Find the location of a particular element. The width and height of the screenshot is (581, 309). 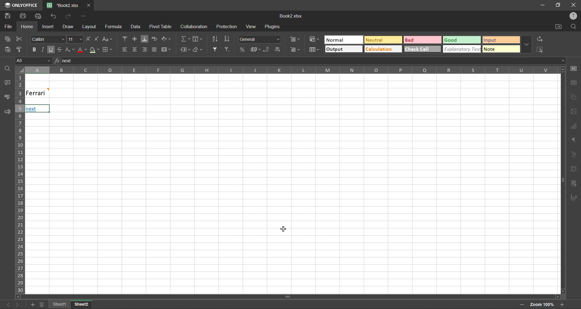

slicer is located at coordinates (573, 184).